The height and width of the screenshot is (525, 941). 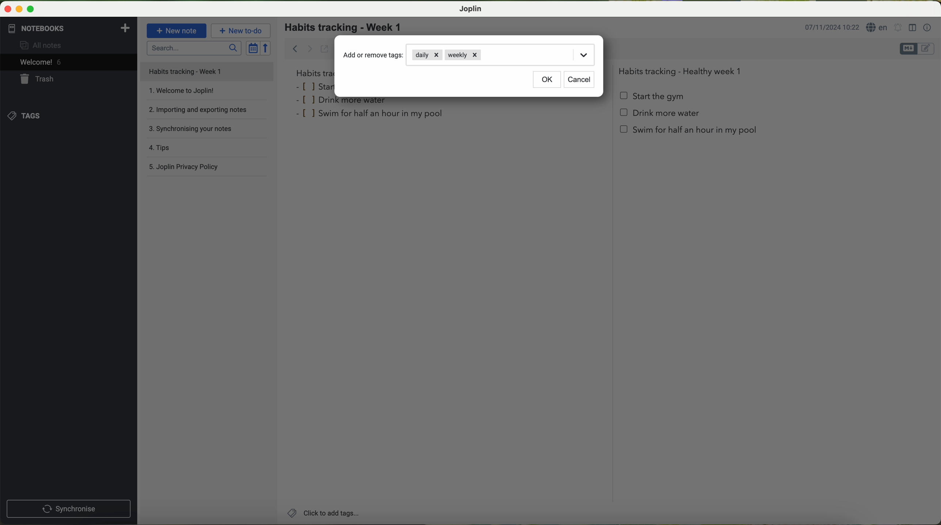 What do you see at coordinates (371, 115) in the screenshot?
I see `swim for half an hour in my pool` at bounding box center [371, 115].